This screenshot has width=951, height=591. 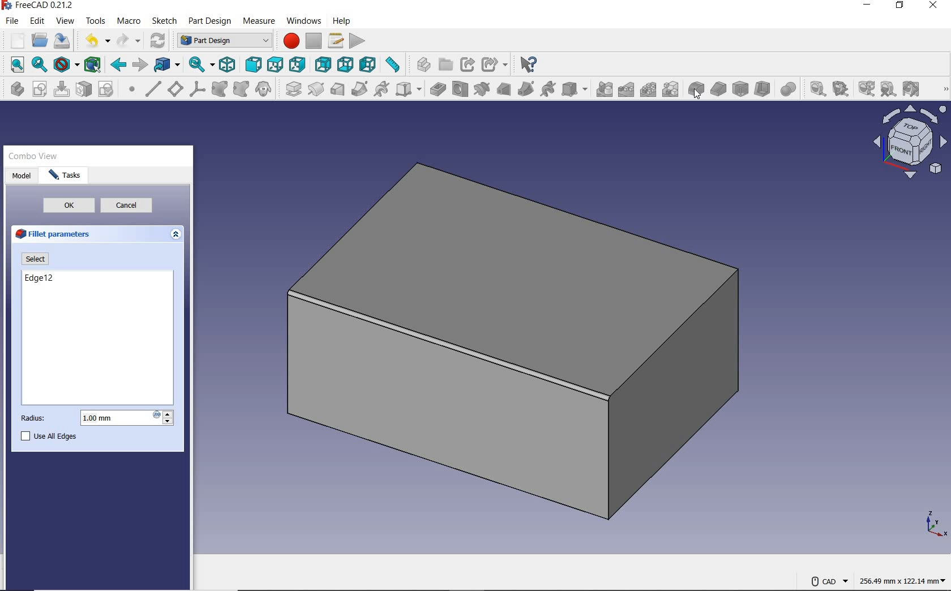 I want to click on Boolean operation, so click(x=790, y=89).